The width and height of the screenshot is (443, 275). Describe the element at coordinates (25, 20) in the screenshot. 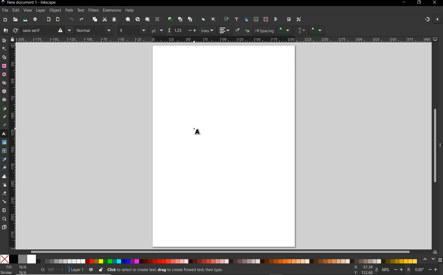

I see `save` at that location.